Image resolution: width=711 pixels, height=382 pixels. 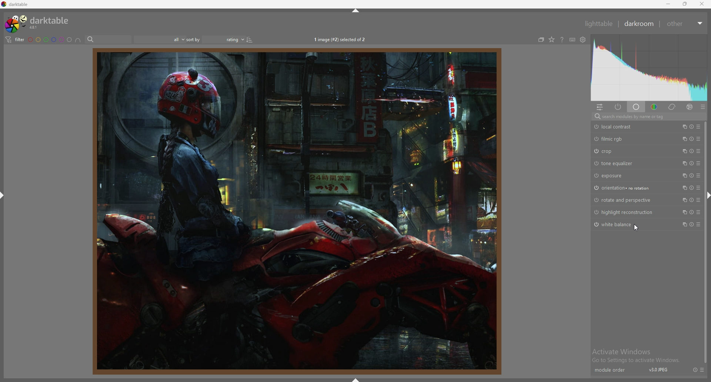 I want to click on multiple instances action, so click(x=684, y=212).